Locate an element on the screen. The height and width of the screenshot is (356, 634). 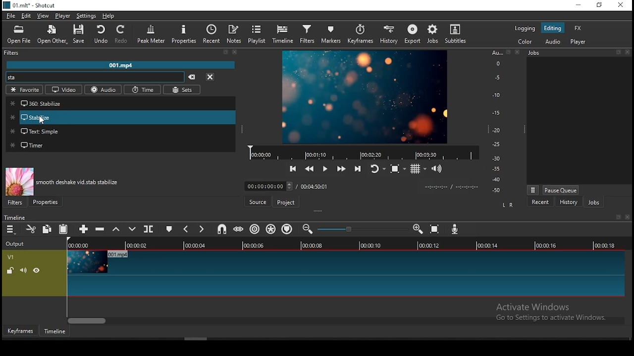
drag is located at coordinates (244, 130).